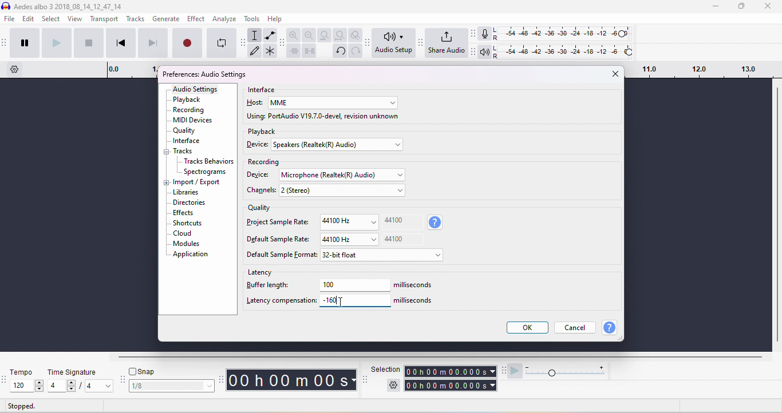 This screenshot has width=782, height=413. Describe the element at coordinates (446, 386) in the screenshot. I see `total time` at that location.